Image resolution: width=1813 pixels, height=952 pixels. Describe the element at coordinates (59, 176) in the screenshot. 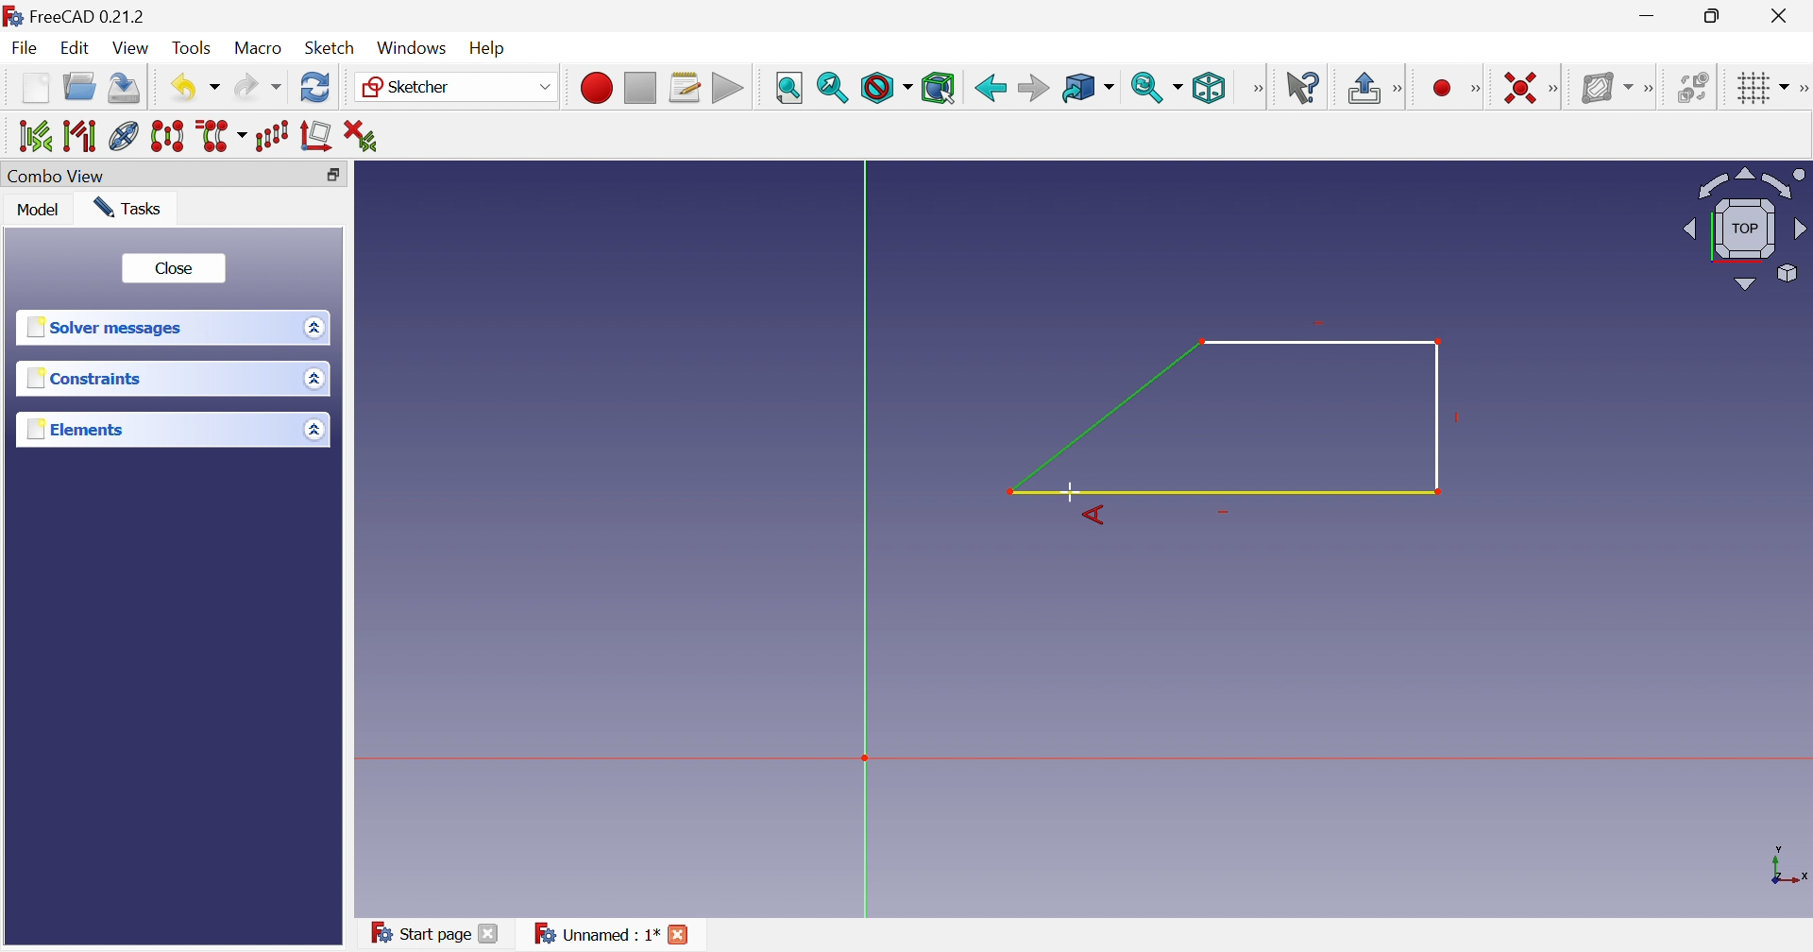

I see `Combo View` at that location.